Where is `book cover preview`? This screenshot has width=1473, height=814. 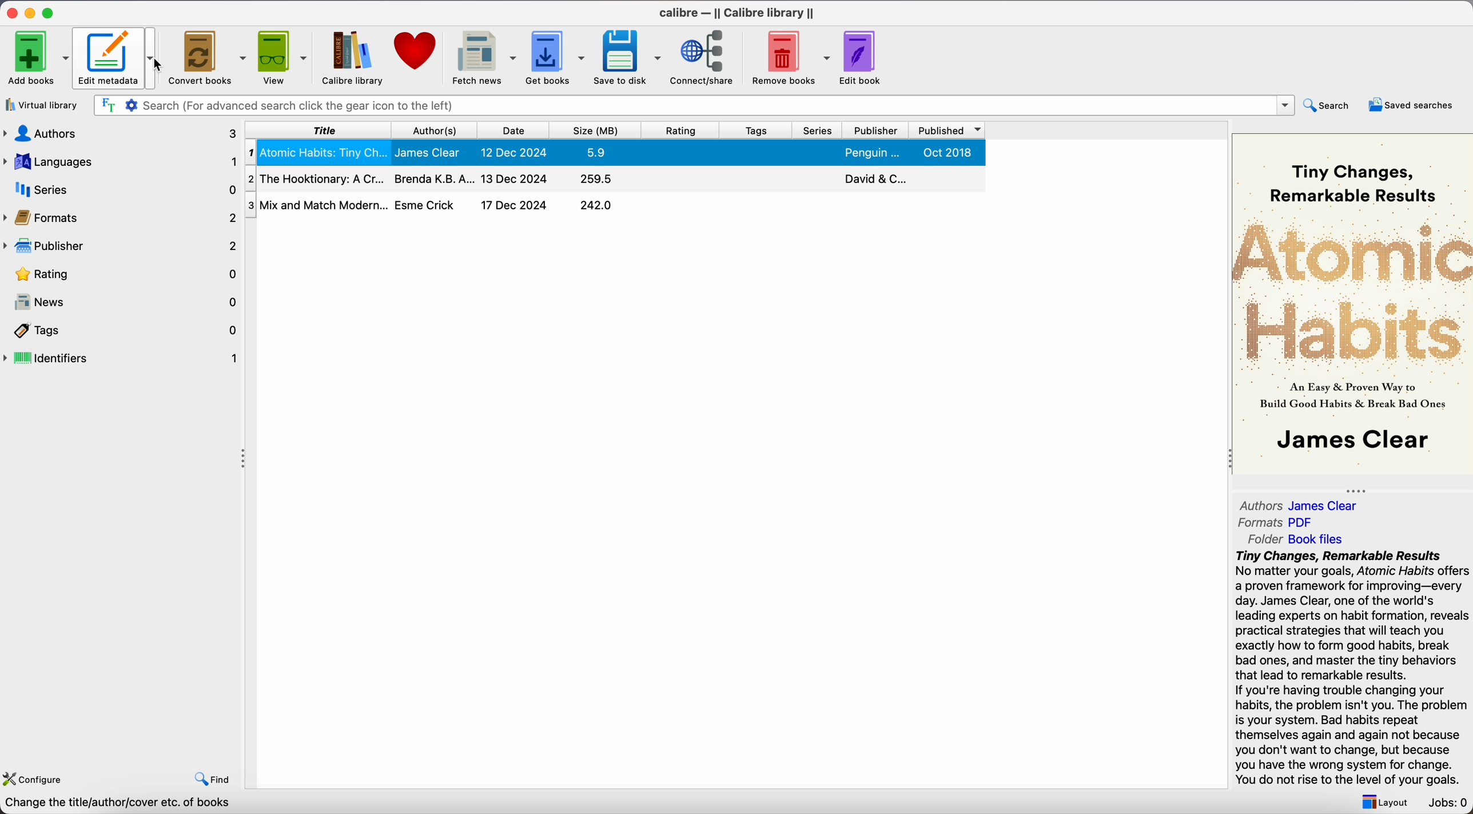
book cover preview is located at coordinates (1353, 305).